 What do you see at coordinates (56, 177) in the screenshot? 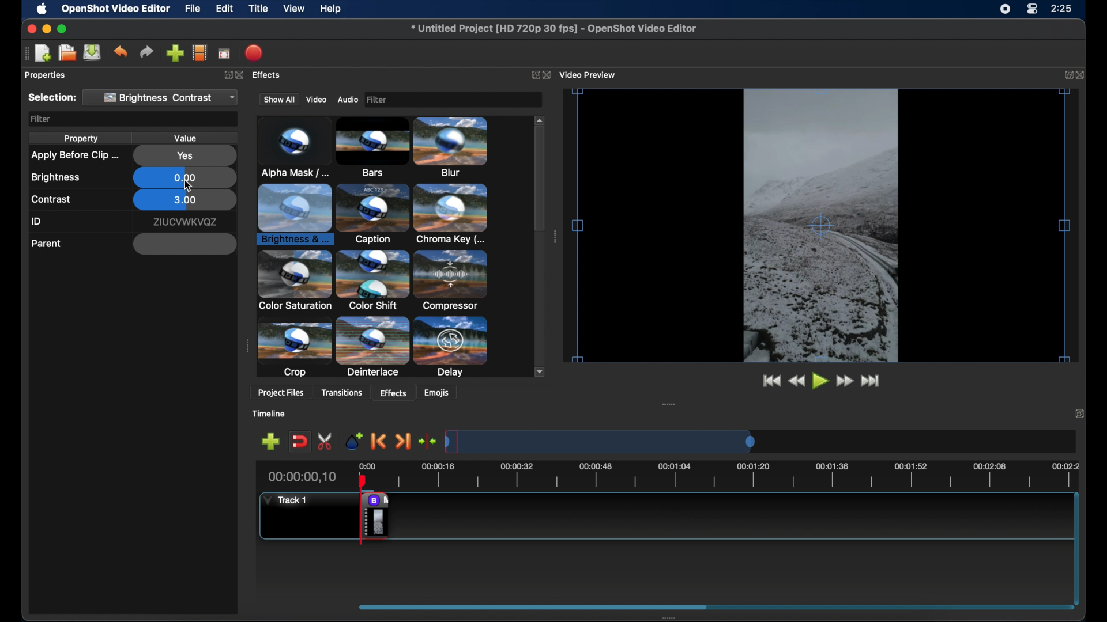
I see `brightness` at bounding box center [56, 177].